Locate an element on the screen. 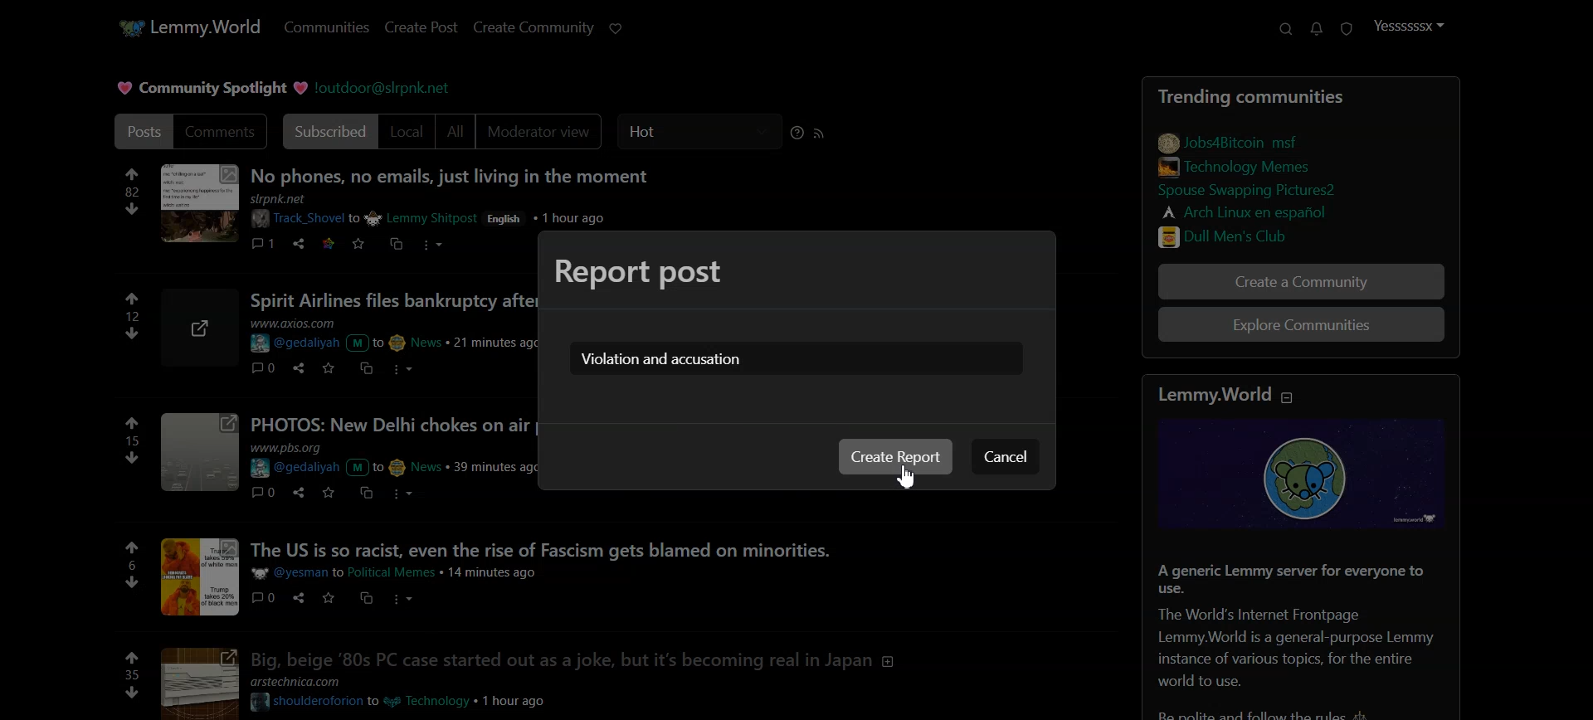  cross post is located at coordinates (364, 367).